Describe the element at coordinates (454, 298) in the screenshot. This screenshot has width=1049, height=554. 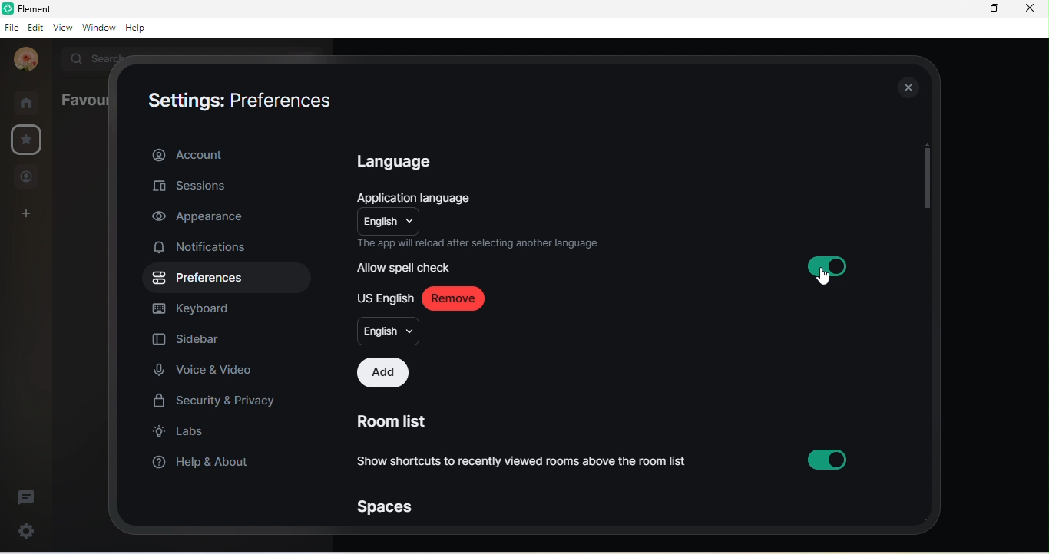
I see `remove` at that location.